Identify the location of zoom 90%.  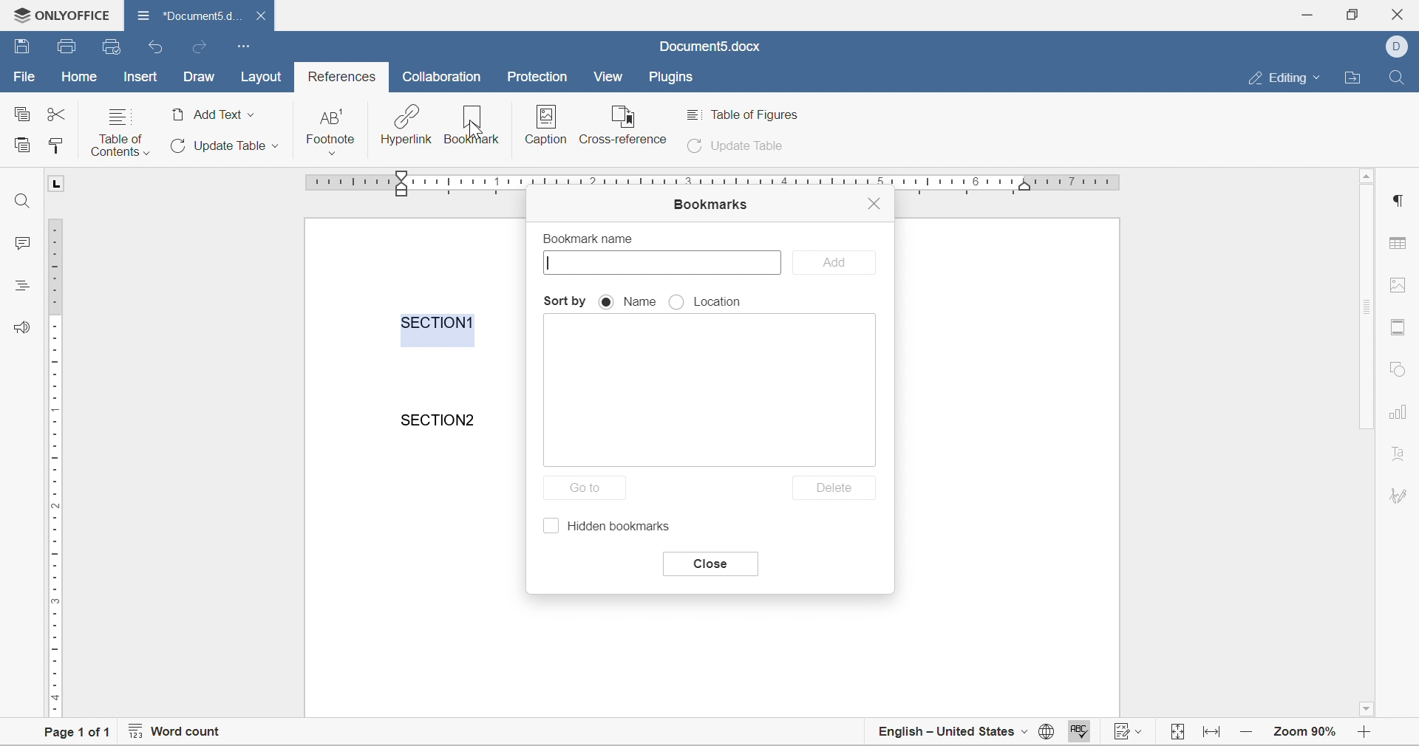
(1304, 730).